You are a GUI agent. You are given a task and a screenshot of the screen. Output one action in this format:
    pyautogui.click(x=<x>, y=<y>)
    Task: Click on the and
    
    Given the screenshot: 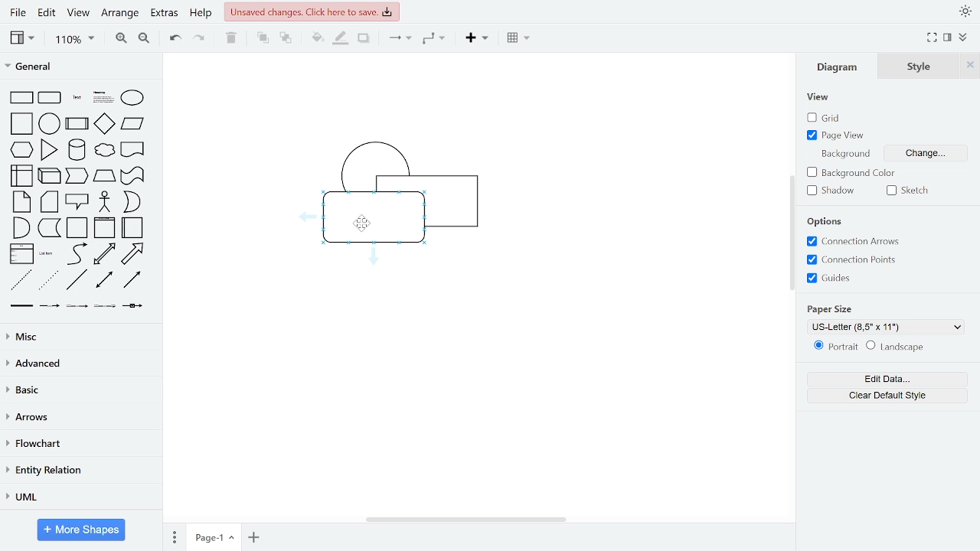 What is the action you would take?
    pyautogui.click(x=21, y=227)
    